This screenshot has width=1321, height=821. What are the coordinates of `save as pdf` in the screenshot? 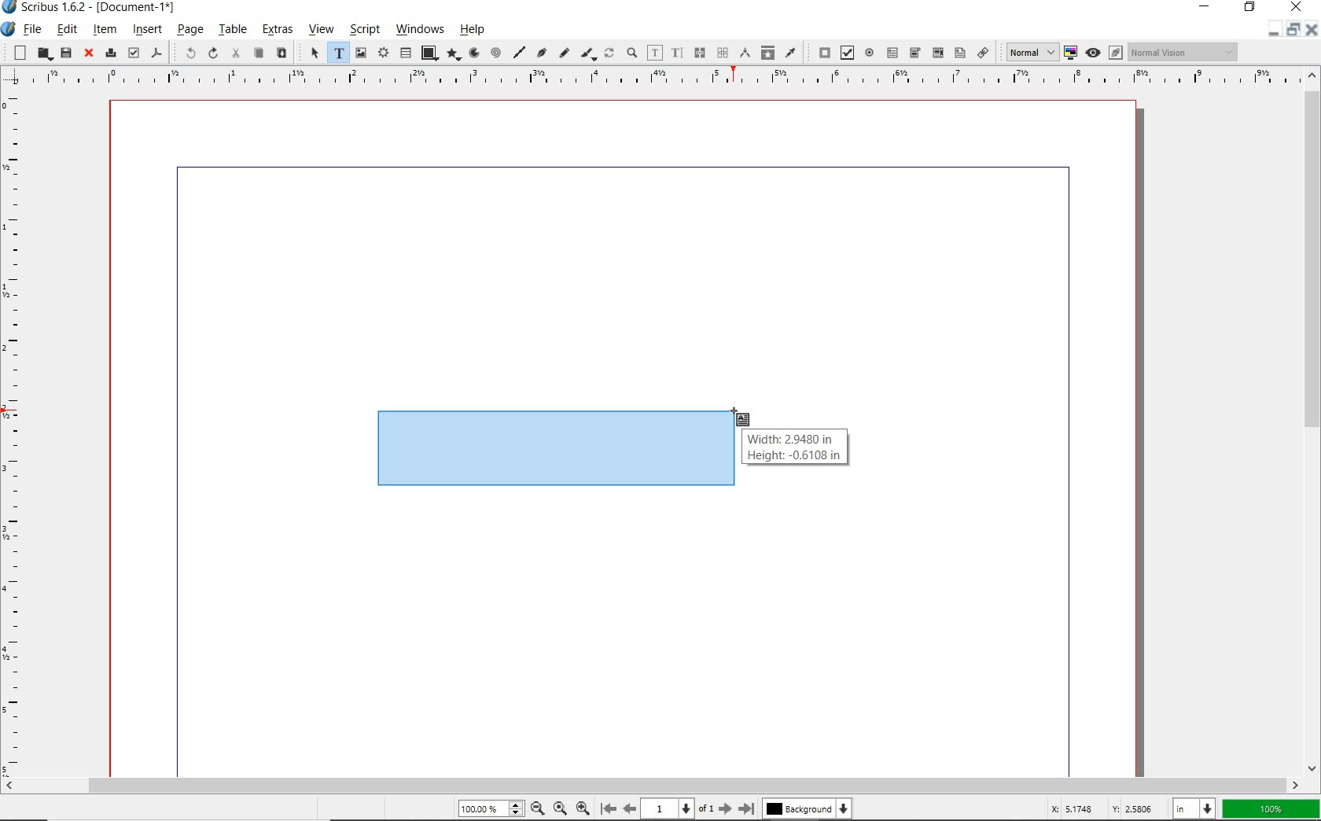 It's located at (157, 54).